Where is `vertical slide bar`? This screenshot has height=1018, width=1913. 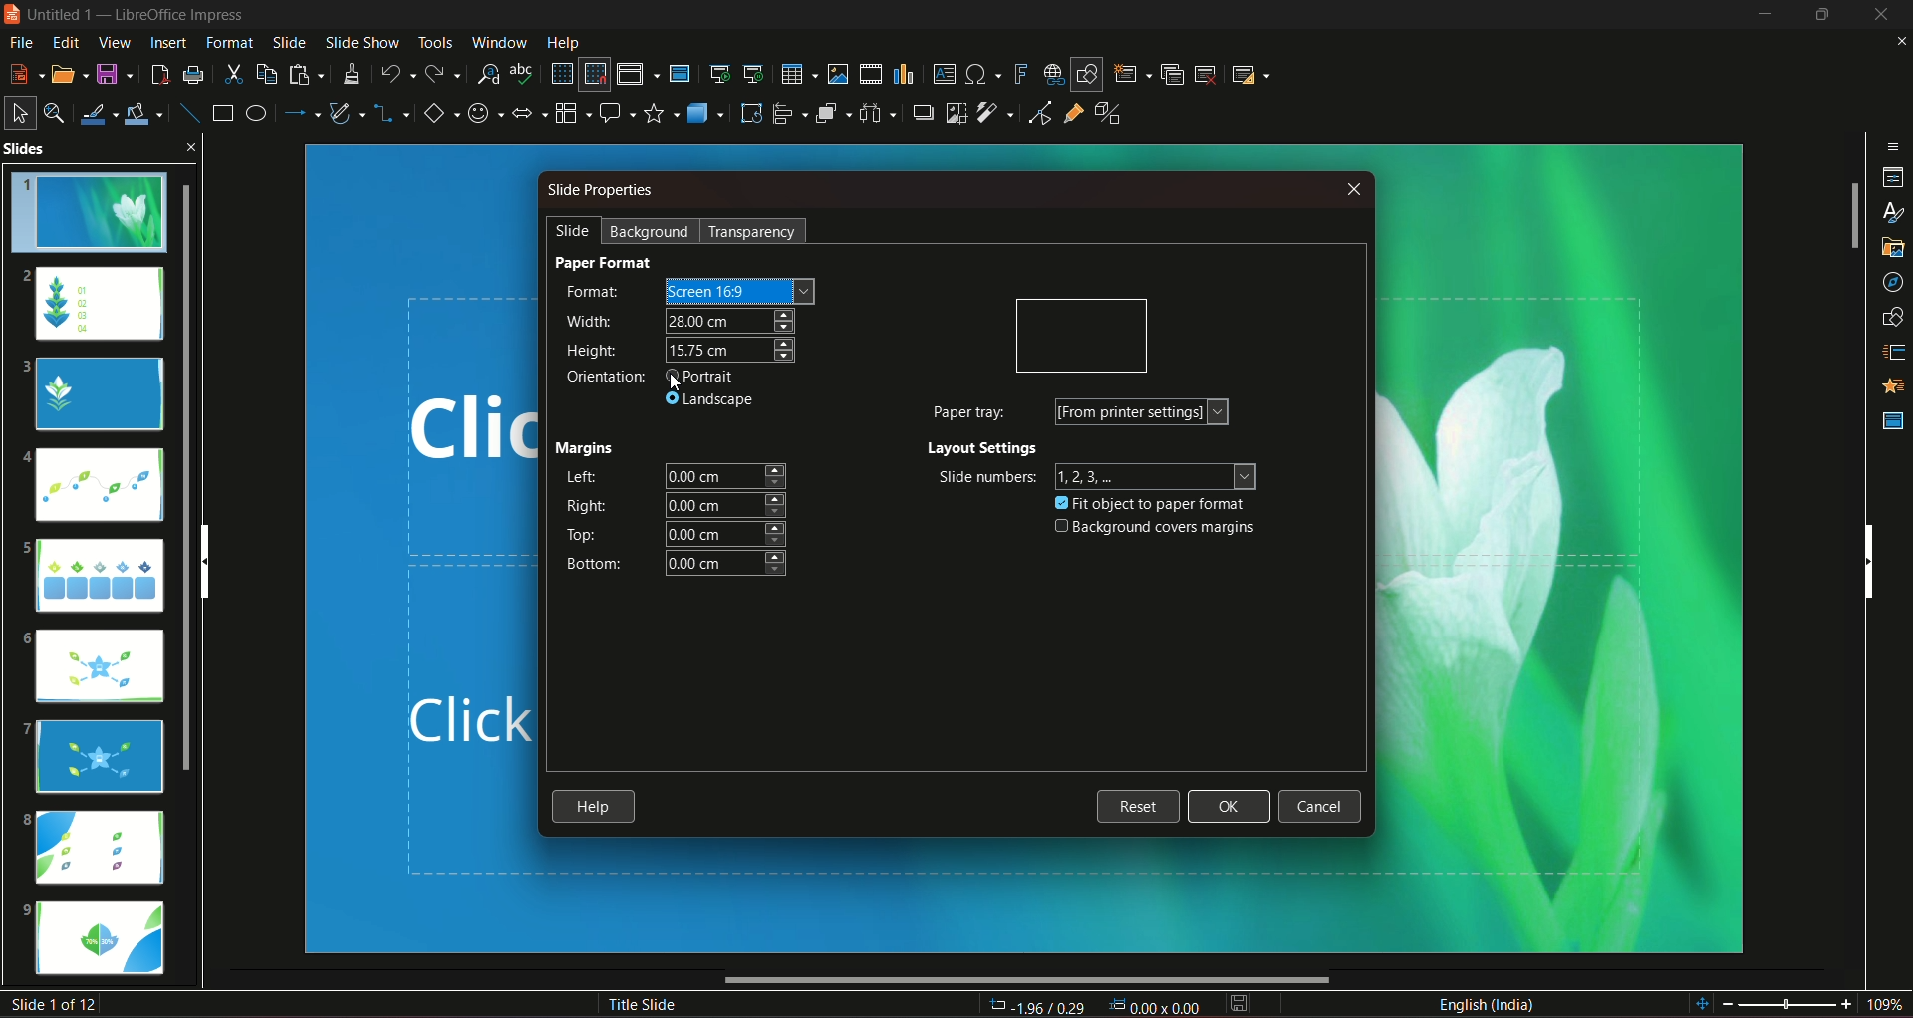 vertical slide bar is located at coordinates (1852, 217).